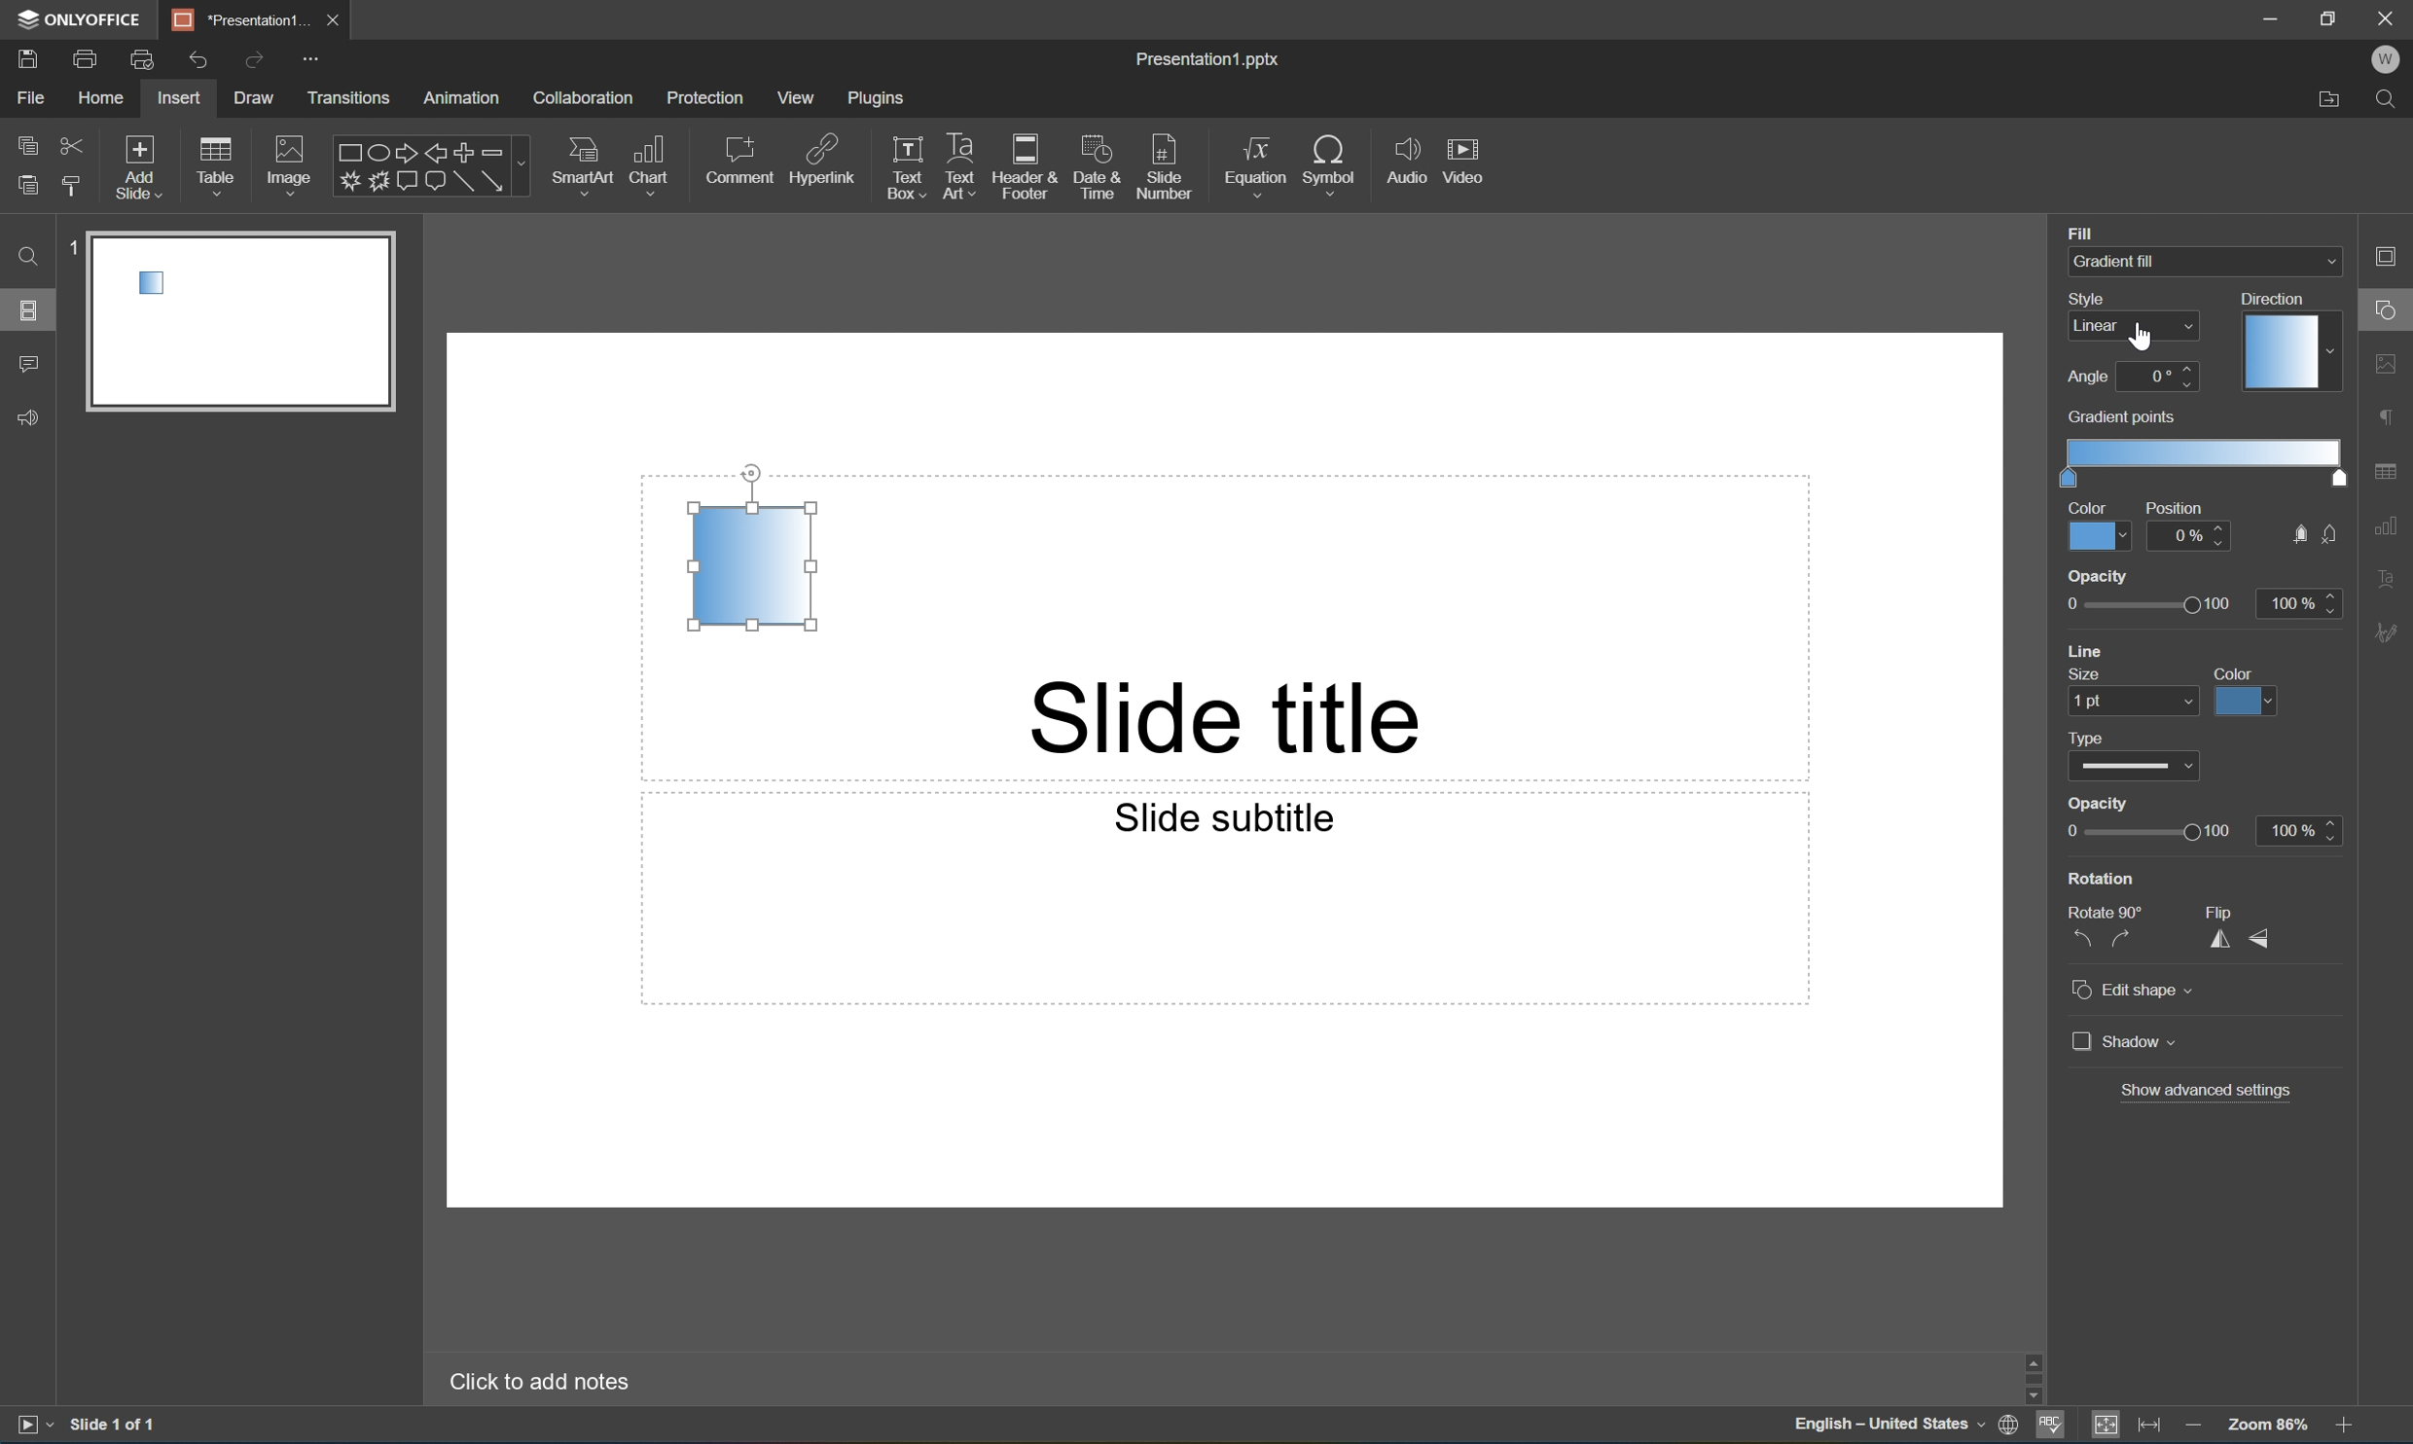 The image size is (2413, 1444). I want to click on Rotation, so click(2103, 878).